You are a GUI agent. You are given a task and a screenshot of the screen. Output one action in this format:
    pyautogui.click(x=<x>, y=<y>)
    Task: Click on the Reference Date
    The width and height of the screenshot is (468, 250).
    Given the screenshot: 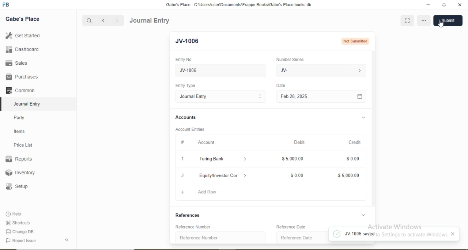 What is the action you would take?
    pyautogui.click(x=297, y=238)
    